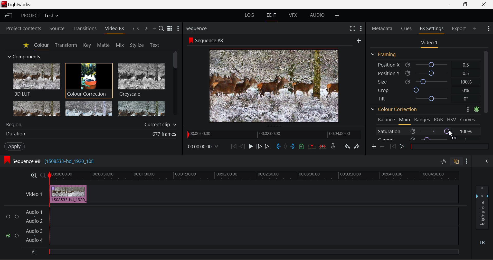 The width and height of the screenshot is (493, 260). I want to click on add, so click(359, 40).